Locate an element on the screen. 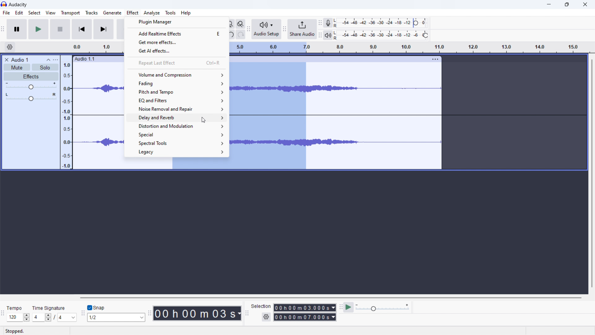  120 is located at coordinates (18, 317).